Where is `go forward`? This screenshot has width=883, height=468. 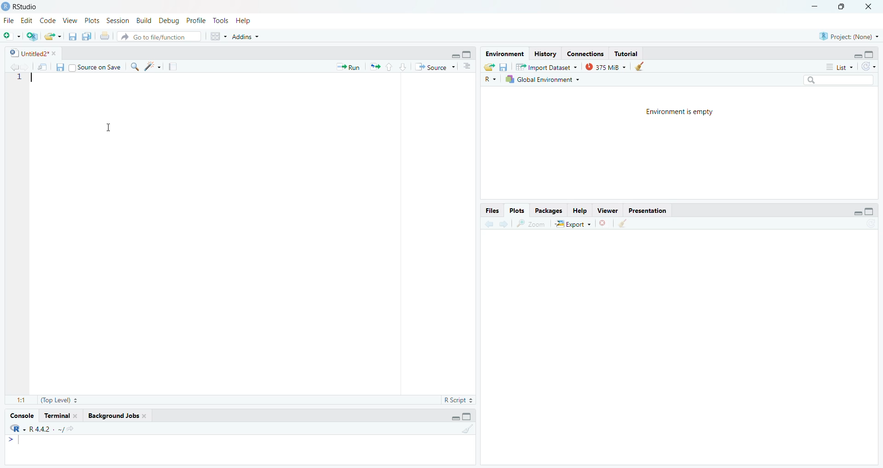 go forward is located at coordinates (505, 224).